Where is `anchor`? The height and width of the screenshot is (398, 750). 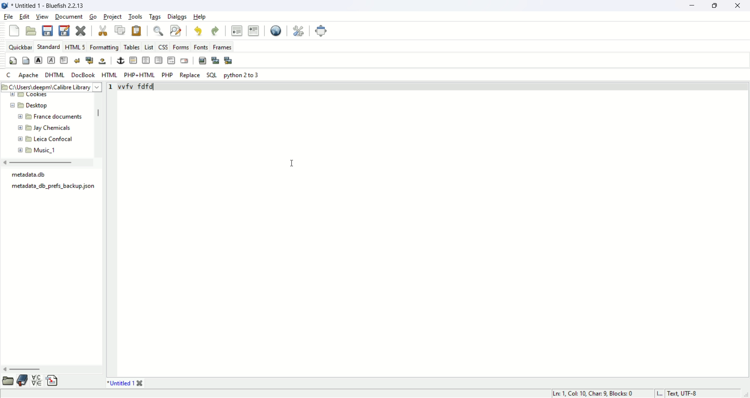
anchor is located at coordinates (120, 60).